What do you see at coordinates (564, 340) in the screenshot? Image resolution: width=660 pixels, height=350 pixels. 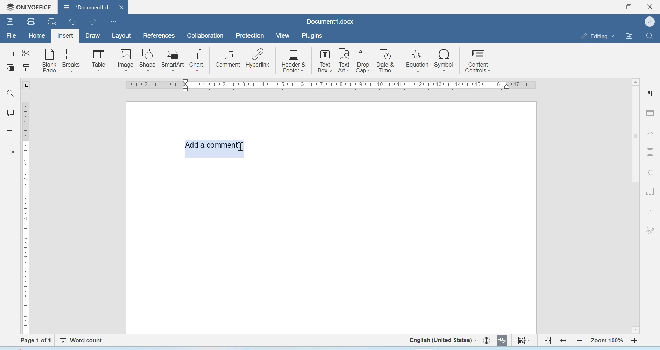 I see `Fit to width` at bounding box center [564, 340].